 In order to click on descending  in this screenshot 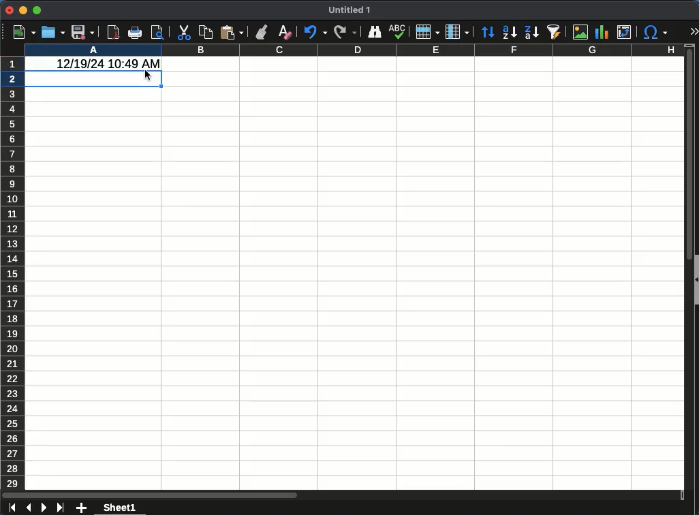, I will do `click(531, 33)`.